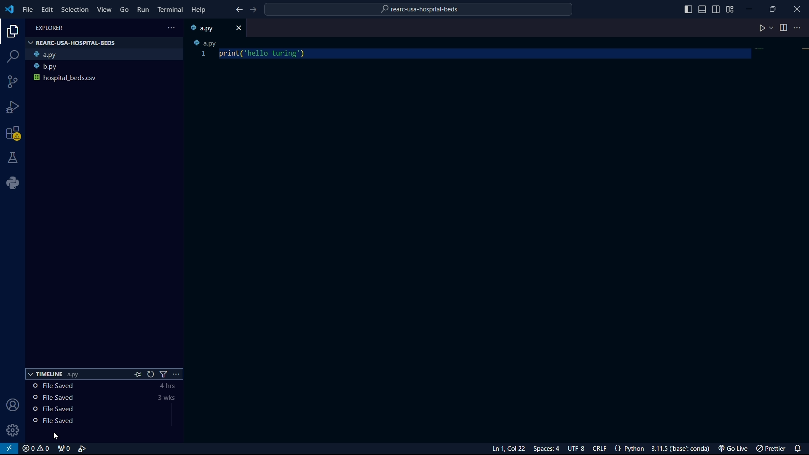  I want to click on pin the current timeline, so click(138, 374).